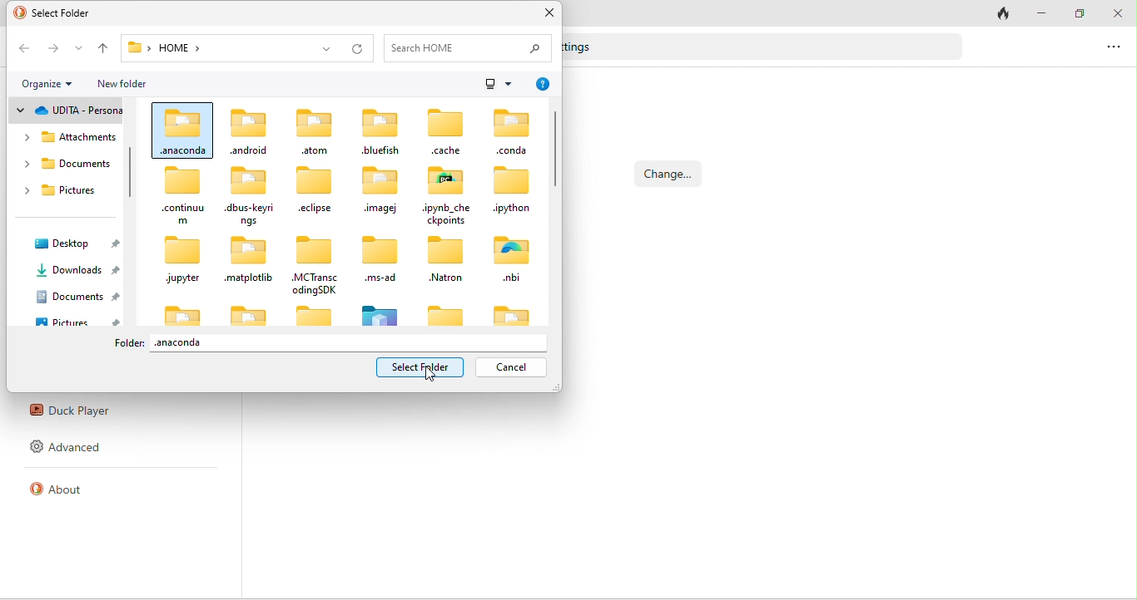  Describe the element at coordinates (184, 262) in the screenshot. I see `.jupyter` at that location.